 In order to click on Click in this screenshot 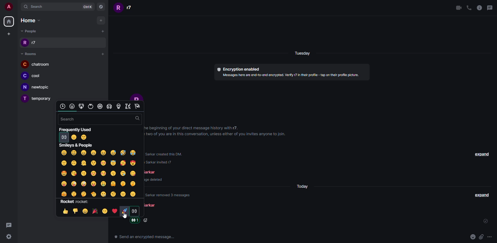, I will do `click(144, 222)`.